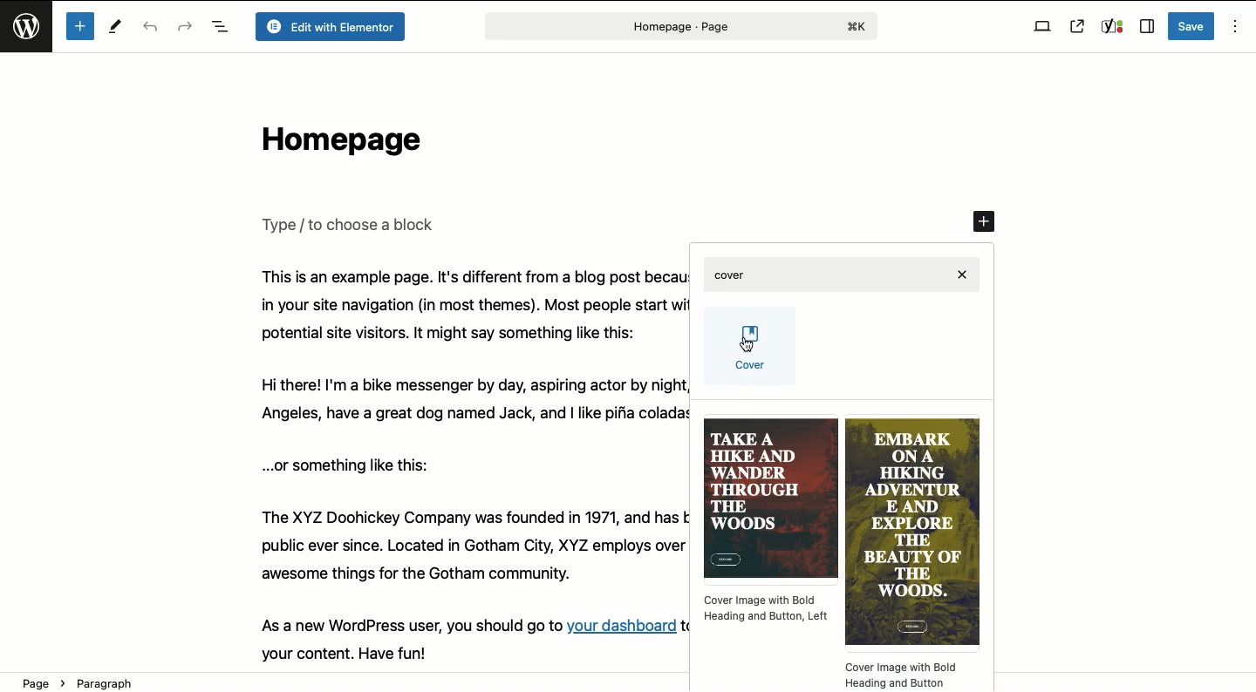 The width and height of the screenshot is (1256, 692). What do you see at coordinates (679, 26) in the screenshot?
I see `Page` at bounding box center [679, 26].